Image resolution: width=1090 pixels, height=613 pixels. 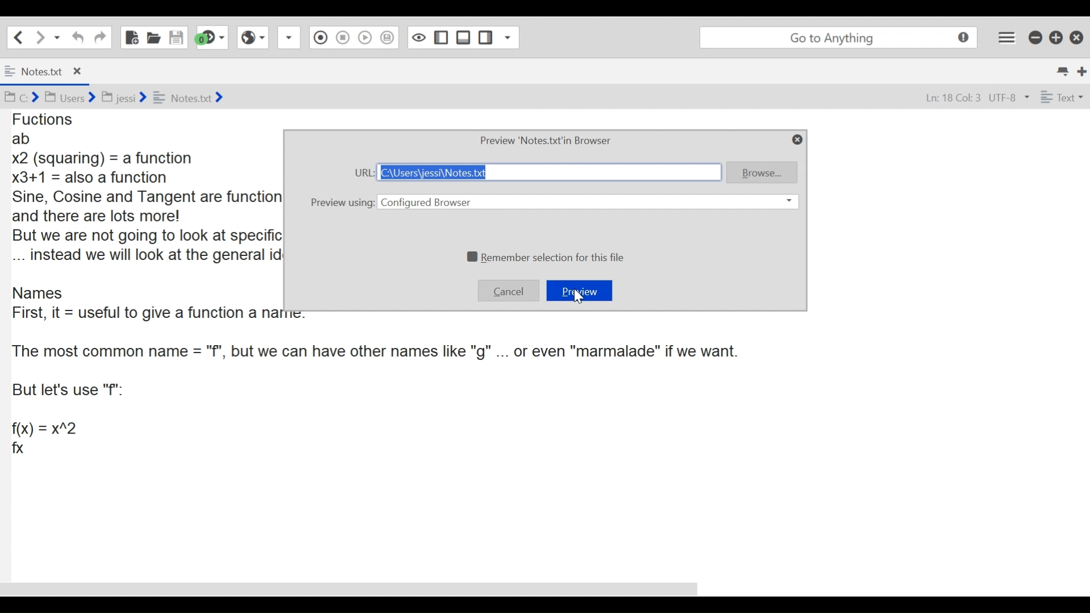 I want to click on View in Browser, so click(x=253, y=39).